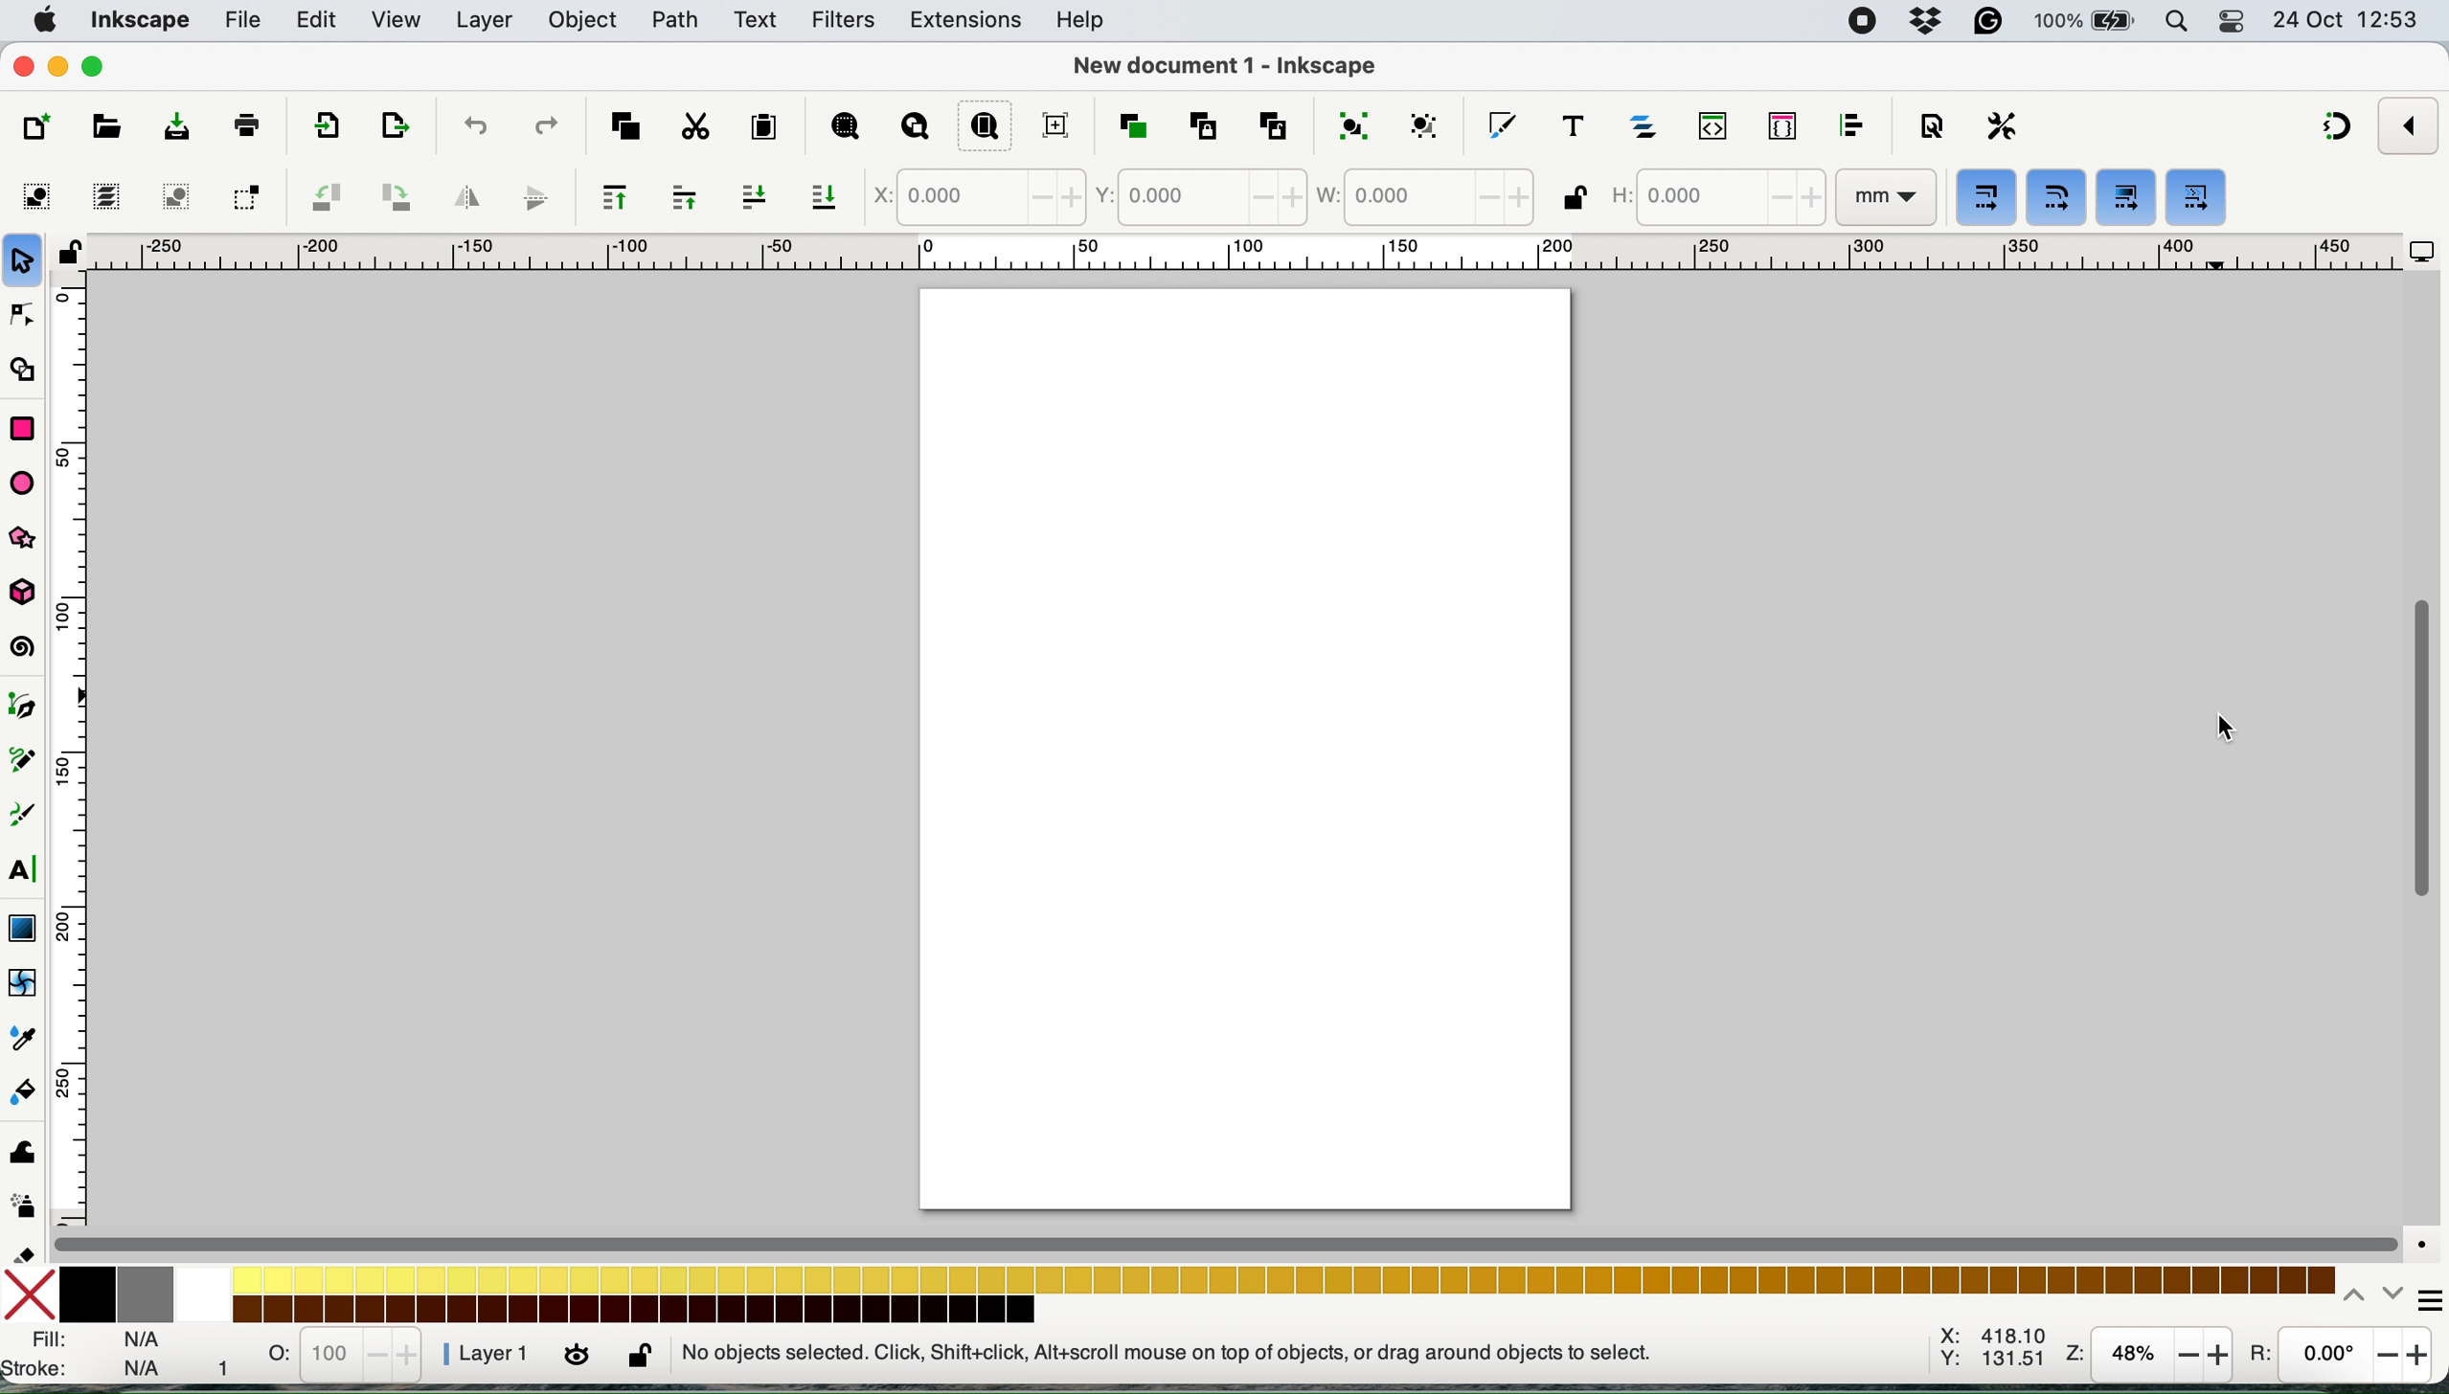 The image size is (2449, 1394). I want to click on spotlight search, so click(2175, 22).